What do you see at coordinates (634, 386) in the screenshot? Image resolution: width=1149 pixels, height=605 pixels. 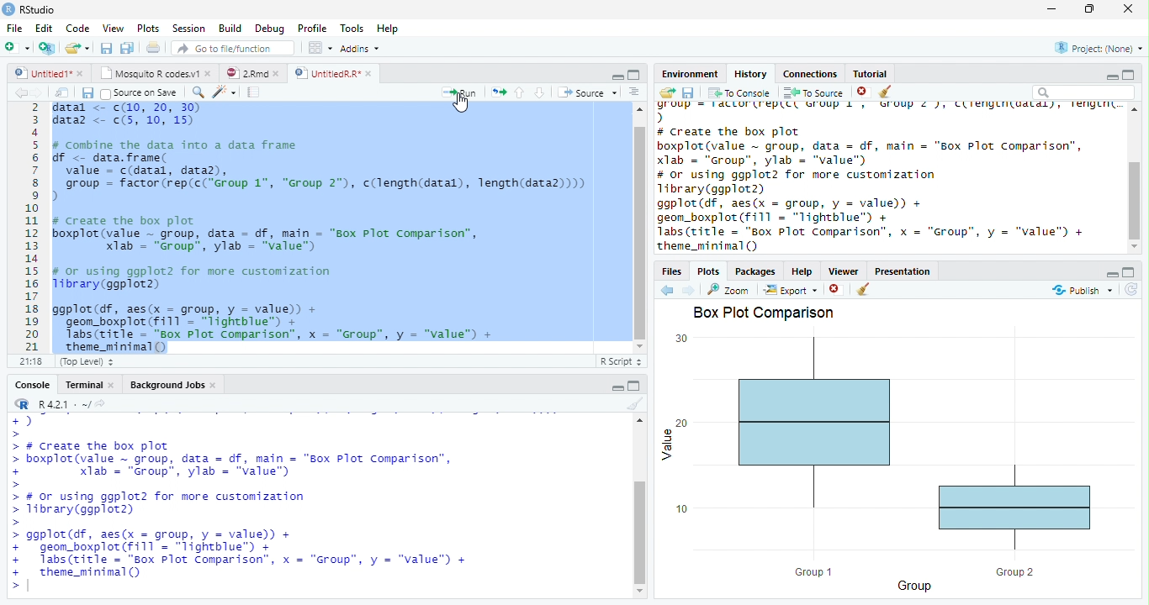 I see `Maximize` at bounding box center [634, 386].